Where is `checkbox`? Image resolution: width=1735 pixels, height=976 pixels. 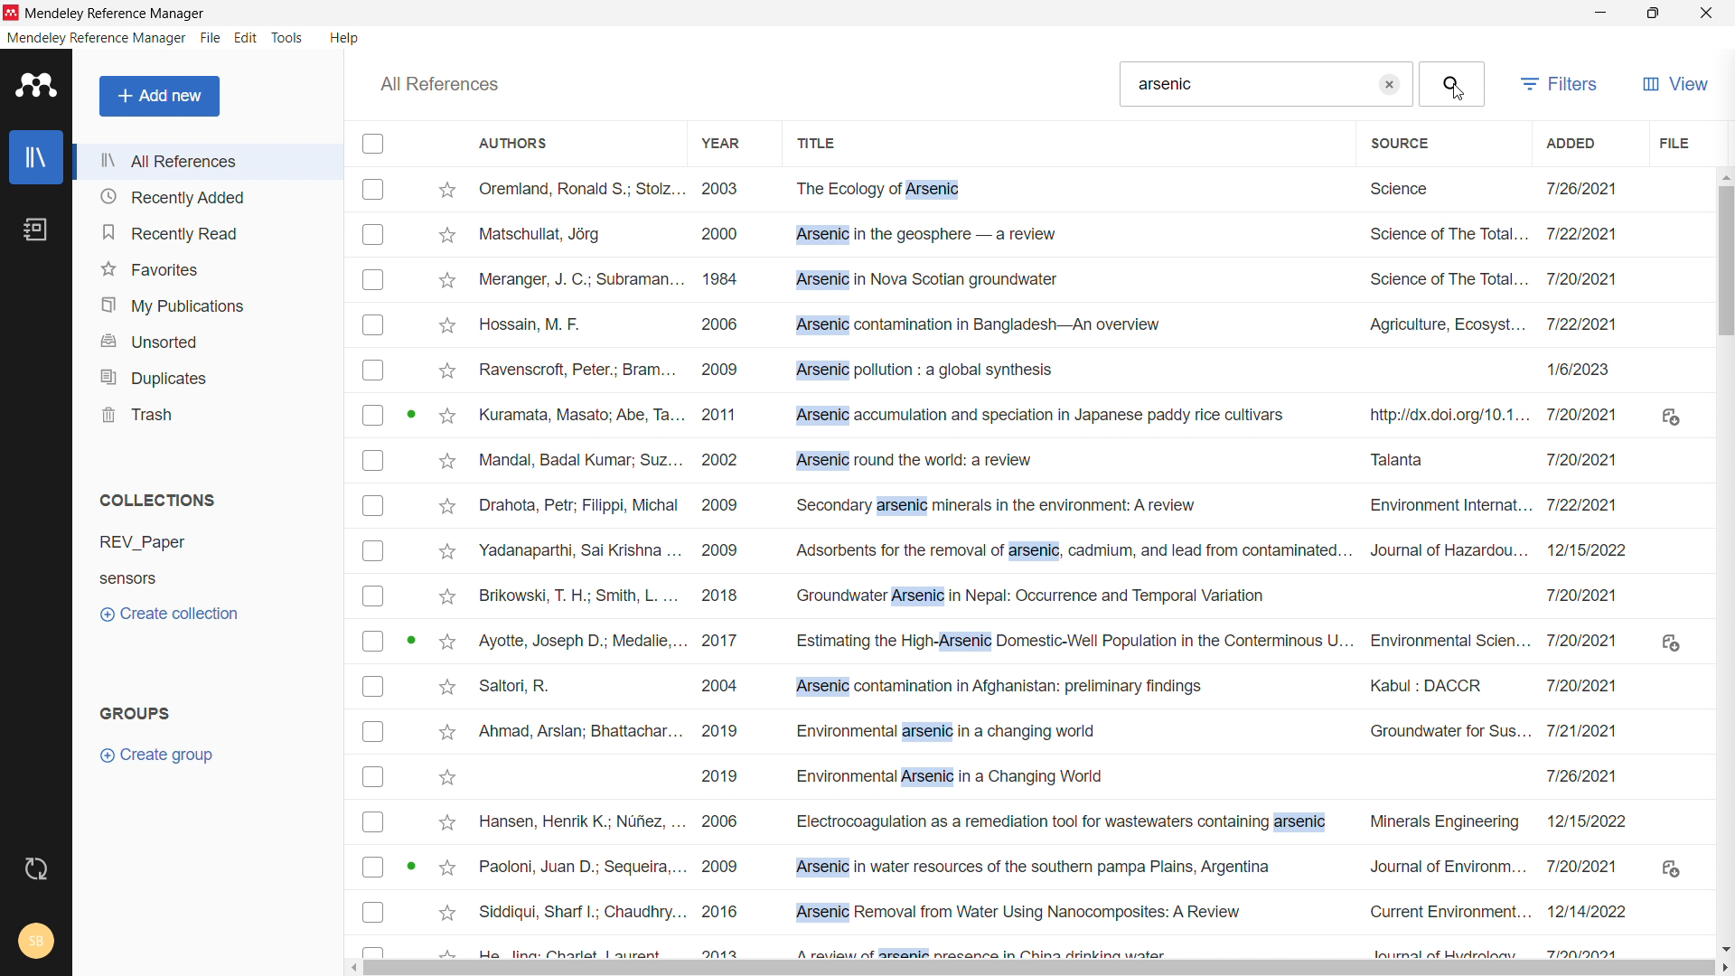
checkbox is located at coordinates (373, 143).